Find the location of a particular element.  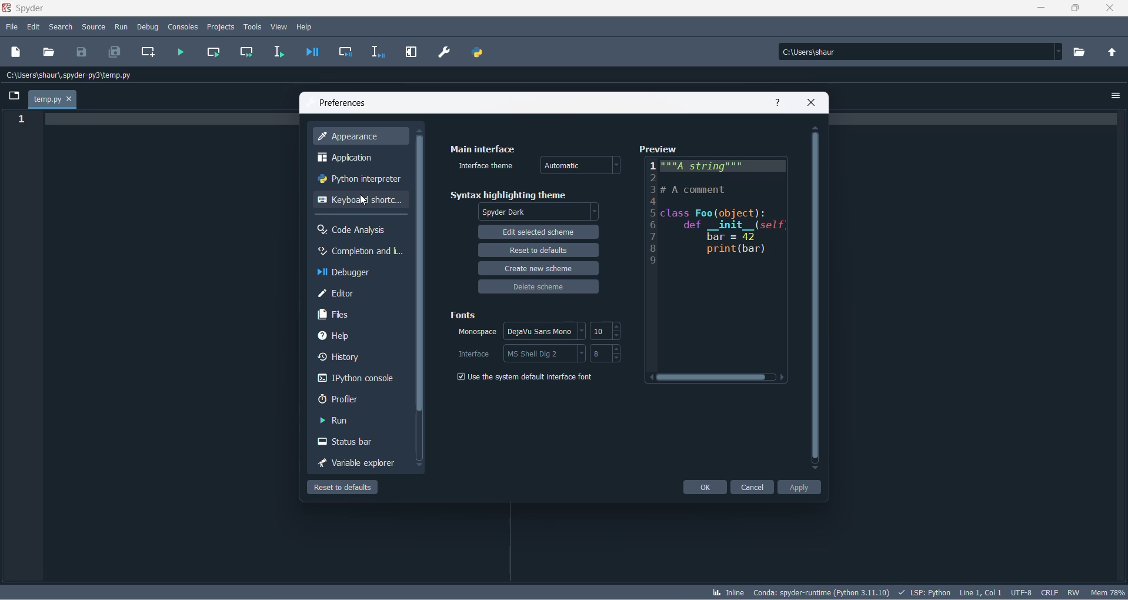

edit is located at coordinates (34, 27).